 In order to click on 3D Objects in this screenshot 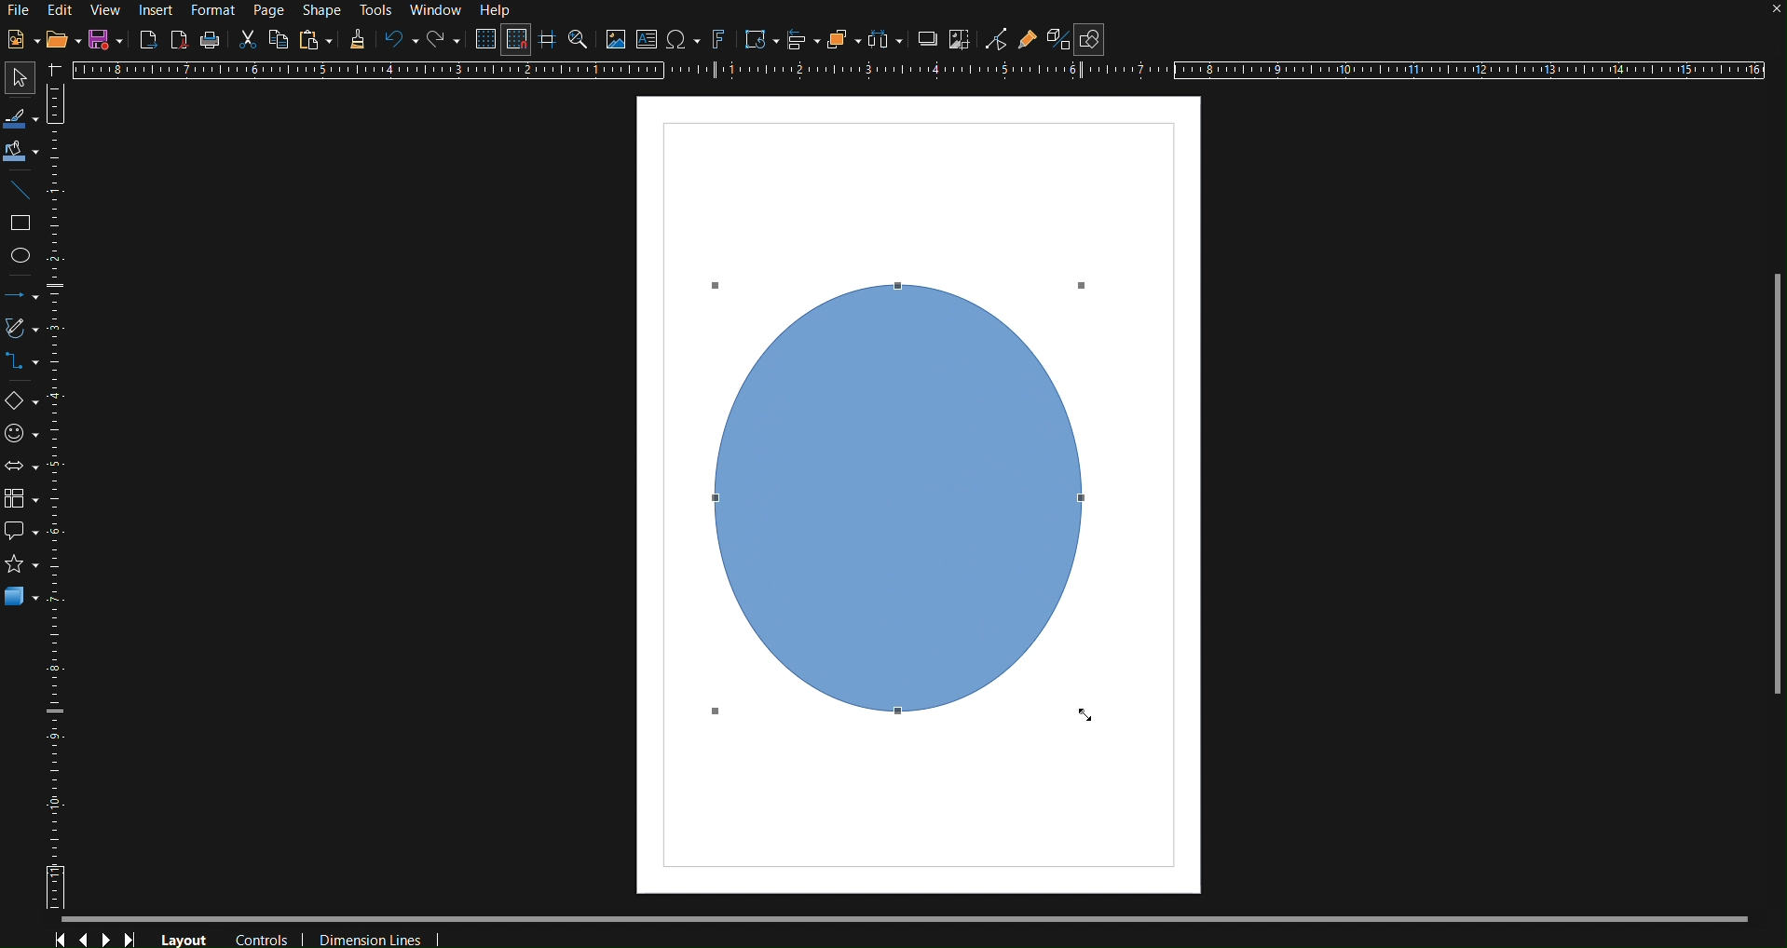, I will do `click(21, 596)`.